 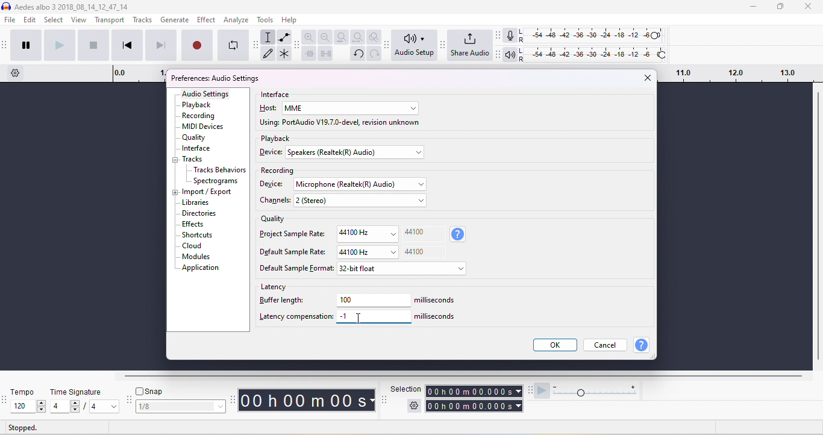 What do you see at coordinates (196, 202) in the screenshot?
I see `libraries` at bounding box center [196, 202].